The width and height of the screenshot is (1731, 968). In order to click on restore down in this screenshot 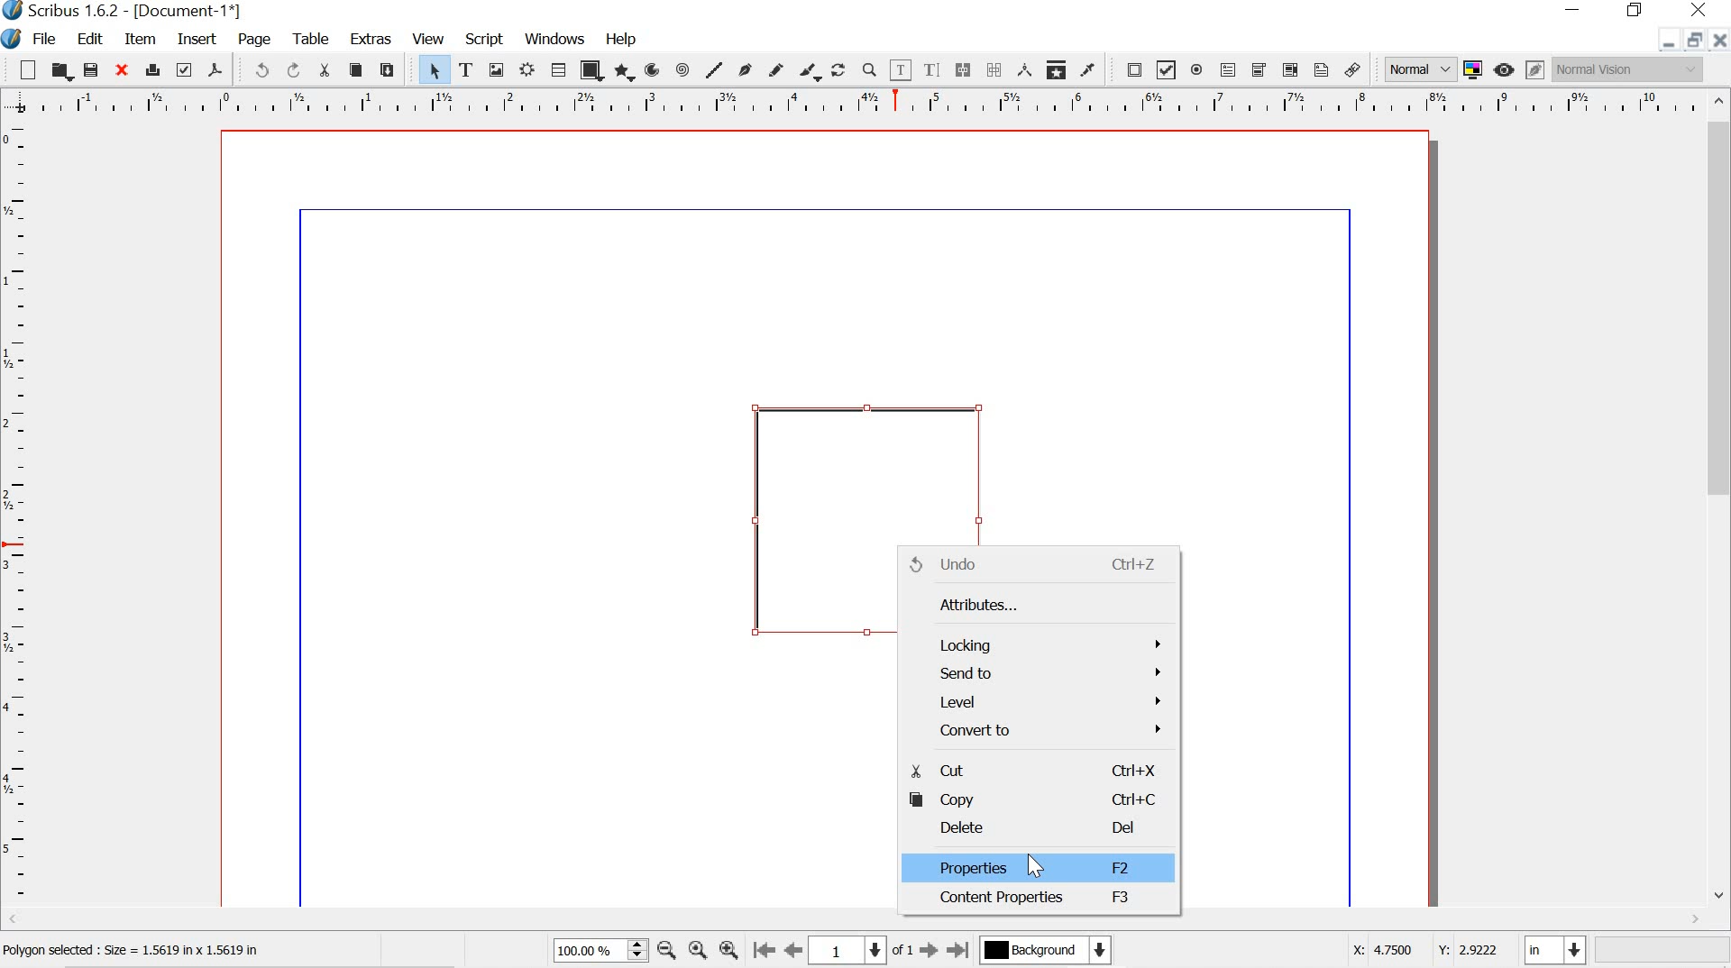, I will do `click(1692, 40)`.